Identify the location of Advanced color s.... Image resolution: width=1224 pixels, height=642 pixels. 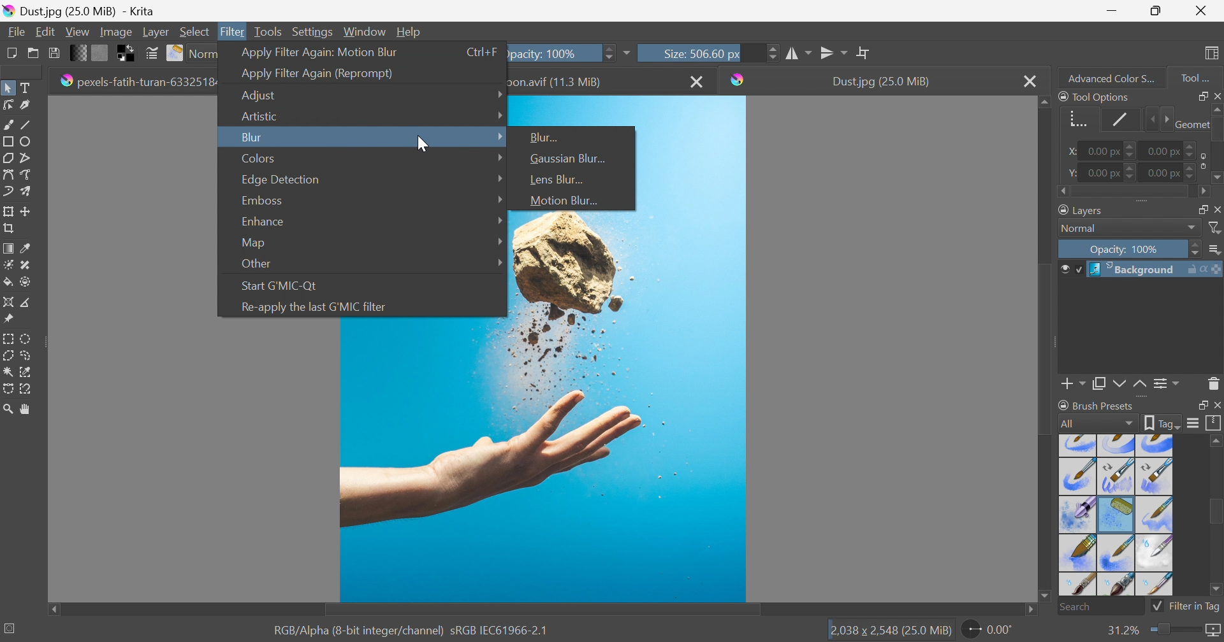
(1107, 77).